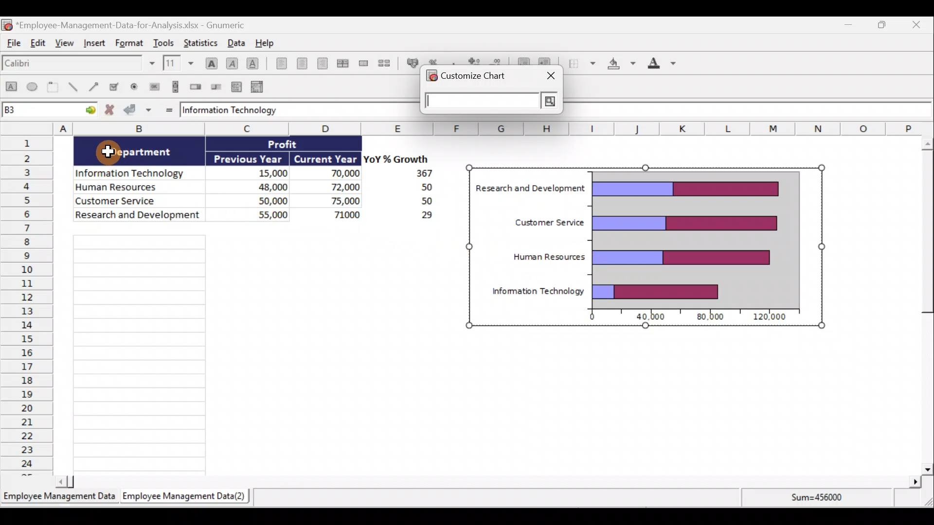  What do you see at coordinates (495, 128) in the screenshot?
I see `Columns` at bounding box center [495, 128].